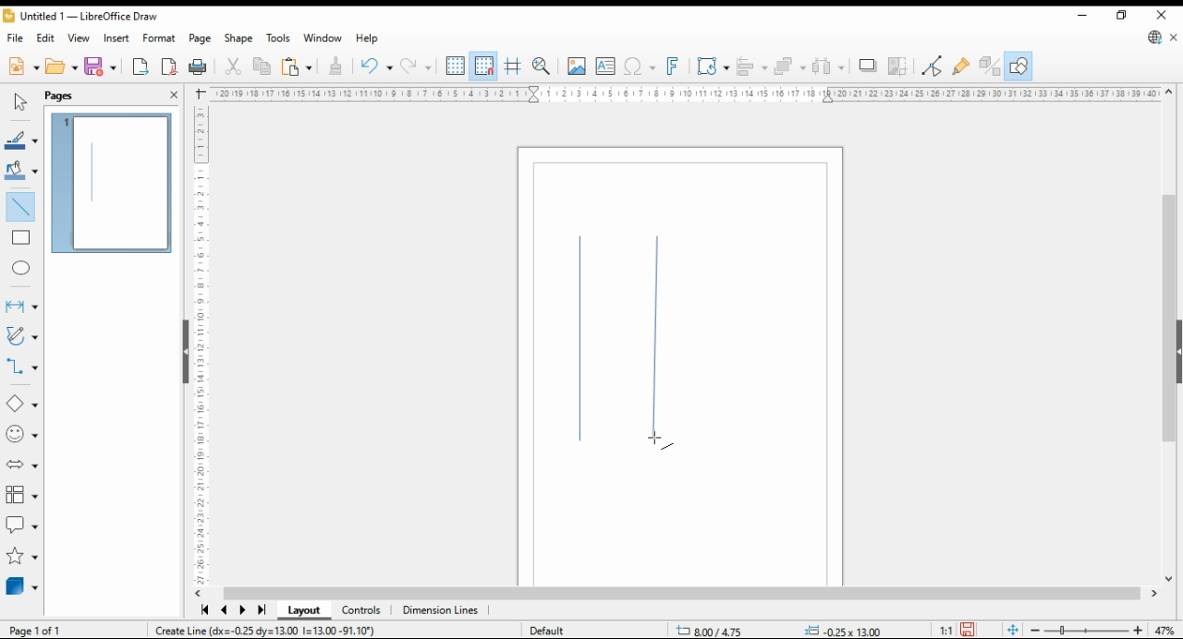 Image resolution: width=1183 pixels, height=639 pixels. I want to click on show extrusions, so click(989, 66).